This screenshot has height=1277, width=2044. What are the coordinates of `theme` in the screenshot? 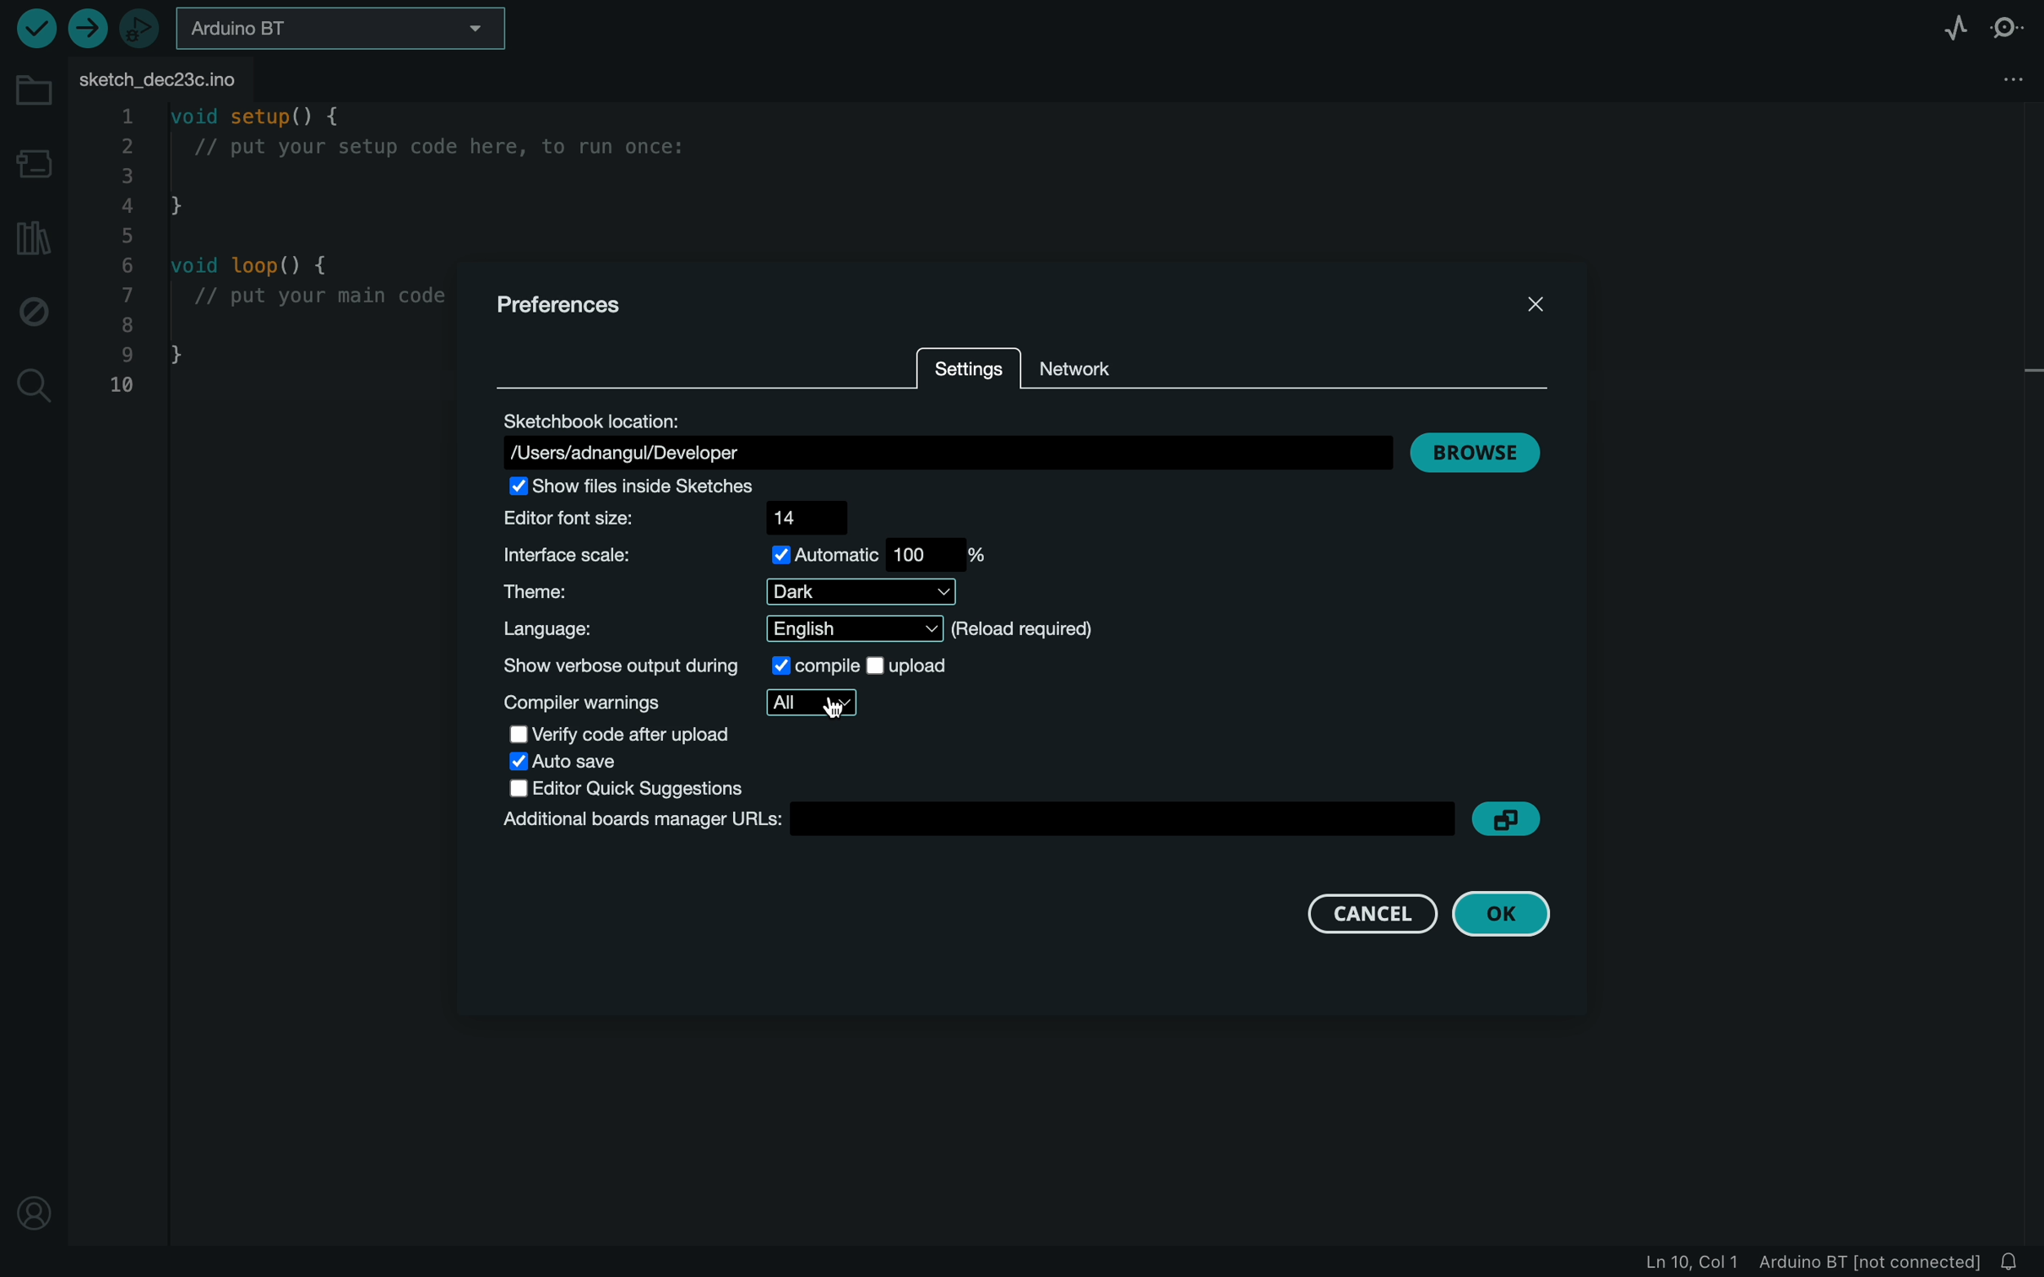 It's located at (731, 591).